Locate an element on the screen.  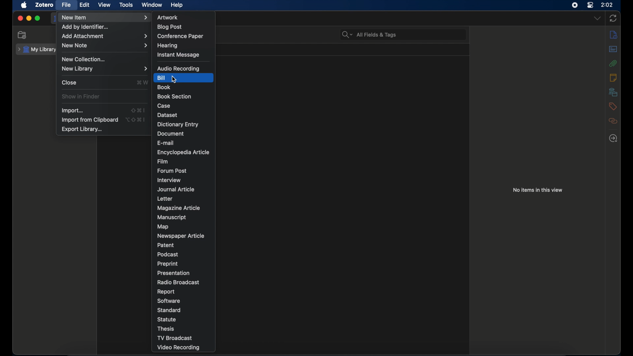
shortcut is located at coordinates (135, 119).